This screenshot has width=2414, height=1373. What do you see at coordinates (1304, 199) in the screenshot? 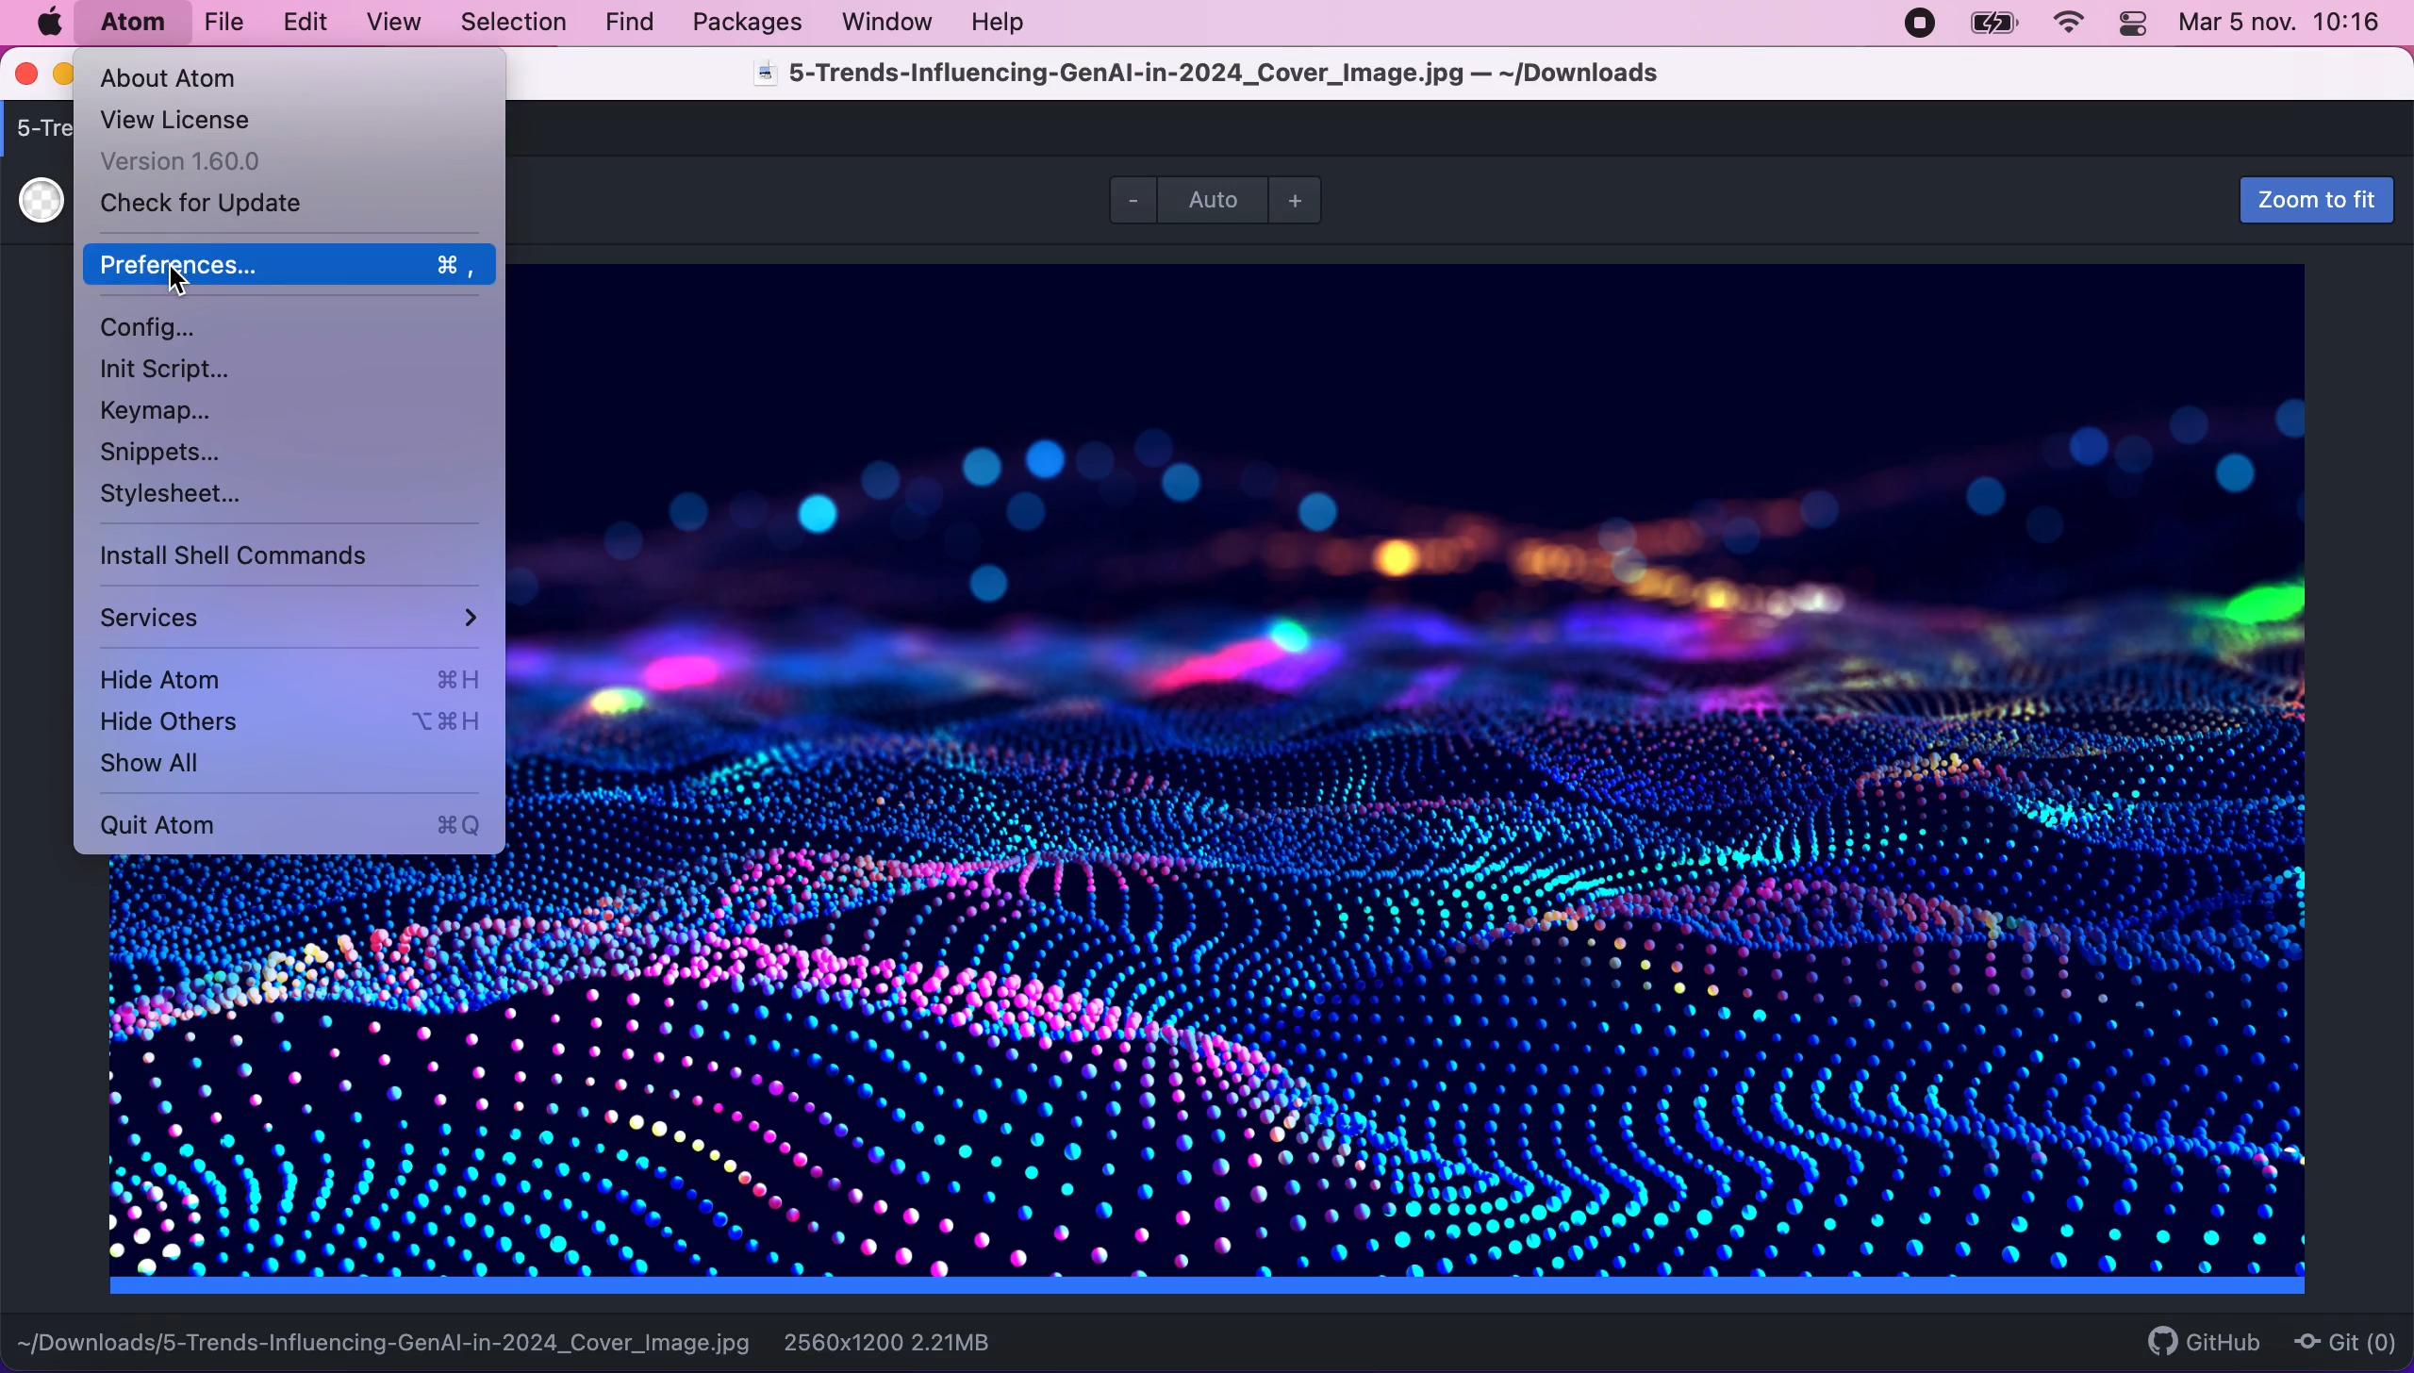
I see `zoom in` at bounding box center [1304, 199].